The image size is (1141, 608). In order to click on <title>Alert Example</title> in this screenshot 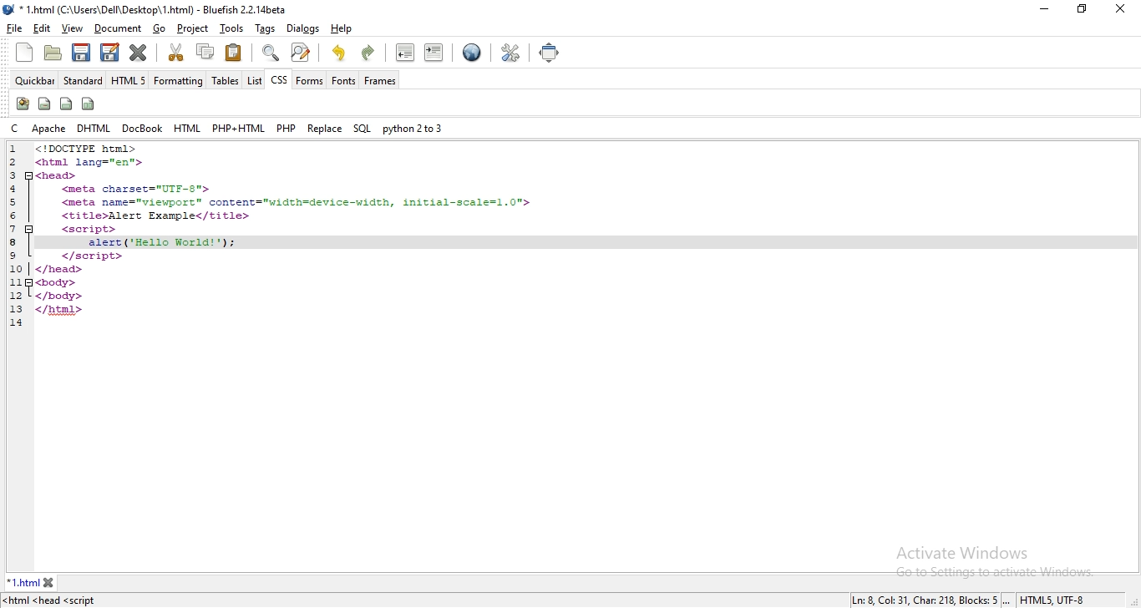, I will do `click(155, 215)`.